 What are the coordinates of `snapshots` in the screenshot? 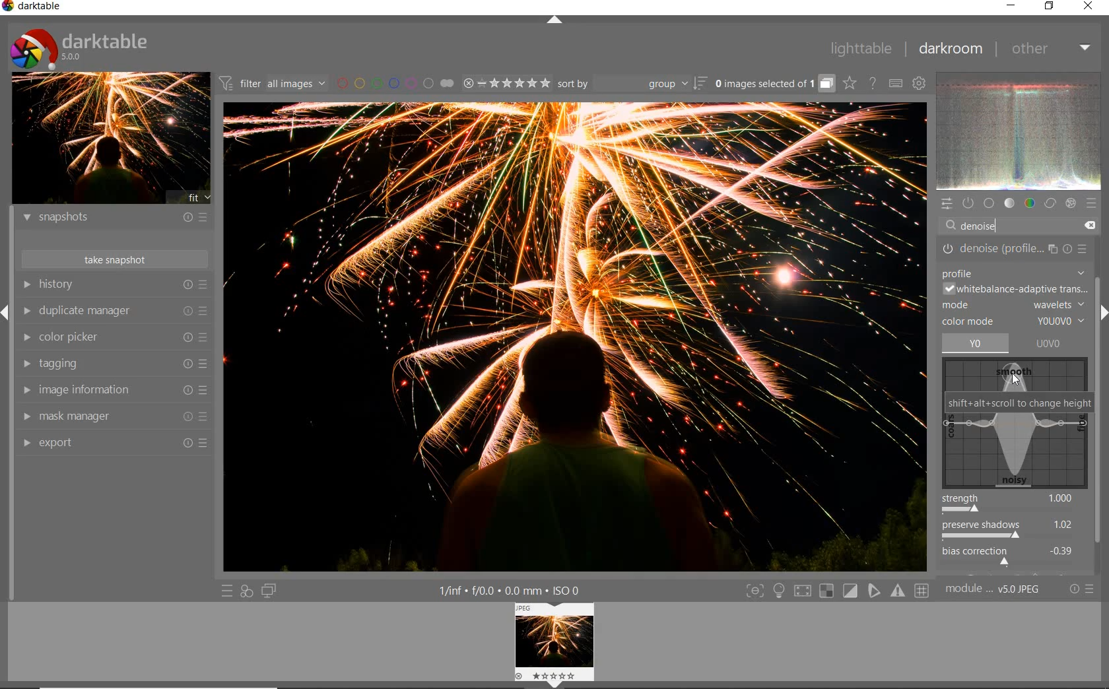 It's located at (114, 218).